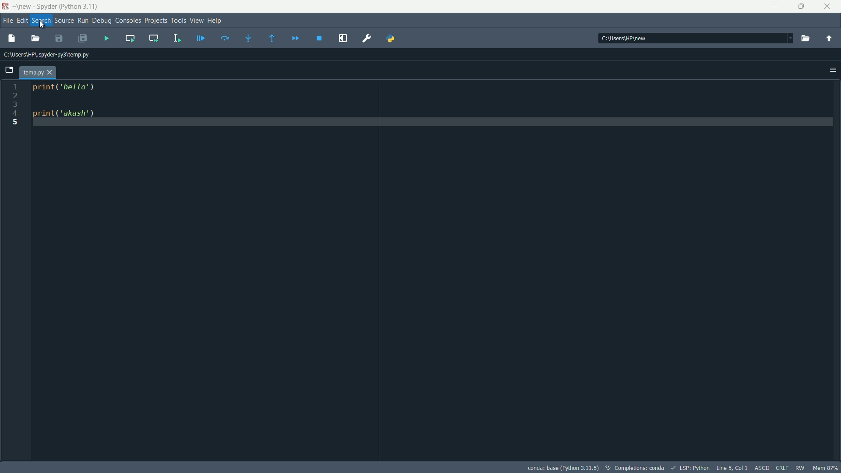  What do you see at coordinates (801, 467) in the screenshot?
I see `rw` at bounding box center [801, 467].